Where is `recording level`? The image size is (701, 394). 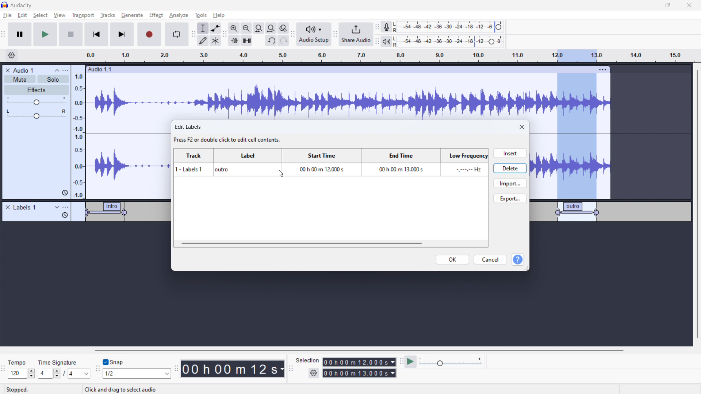 recording level is located at coordinates (453, 27).